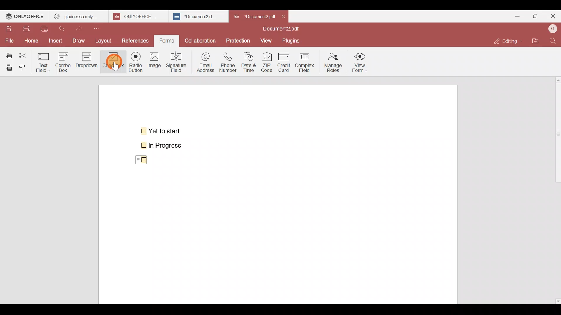 The image size is (561, 315). Describe the element at coordinates (266, 63) in the screenshot. I see `ZIP code` at that location.